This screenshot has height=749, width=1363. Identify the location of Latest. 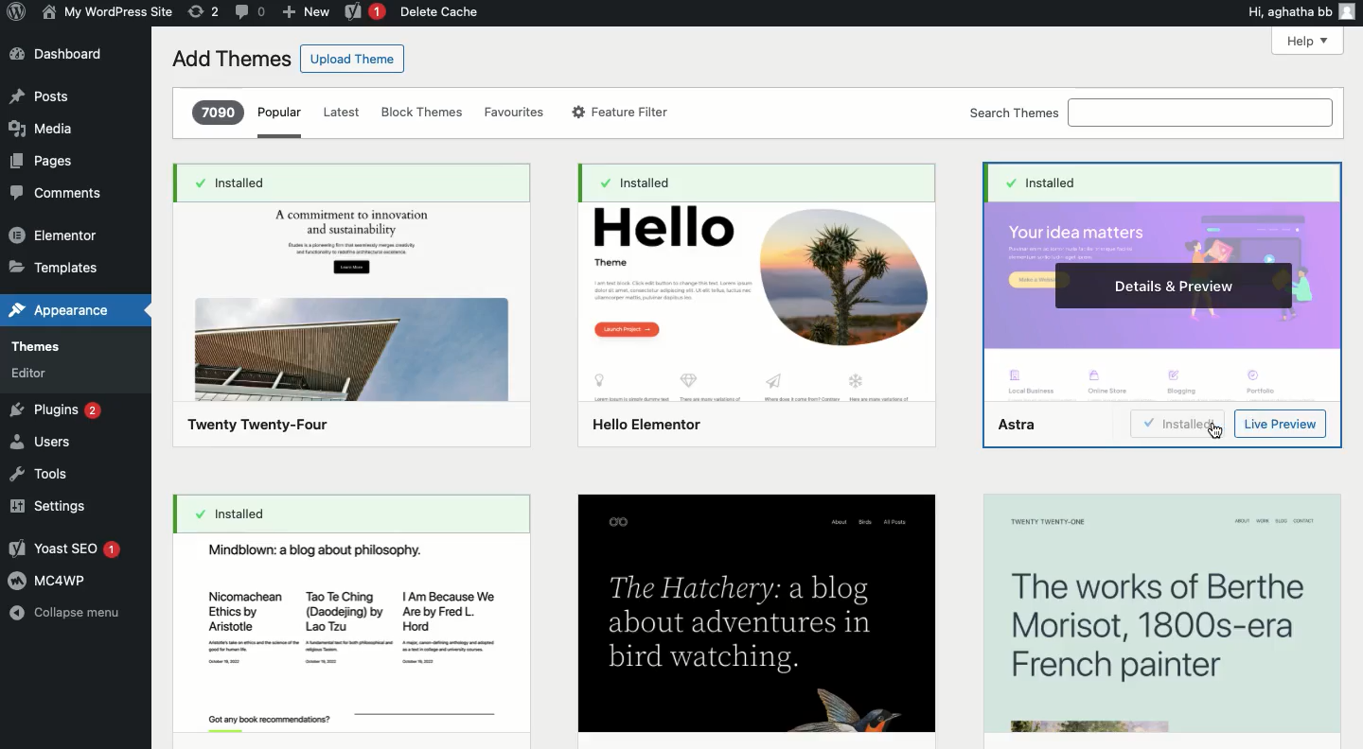
(342, 113).